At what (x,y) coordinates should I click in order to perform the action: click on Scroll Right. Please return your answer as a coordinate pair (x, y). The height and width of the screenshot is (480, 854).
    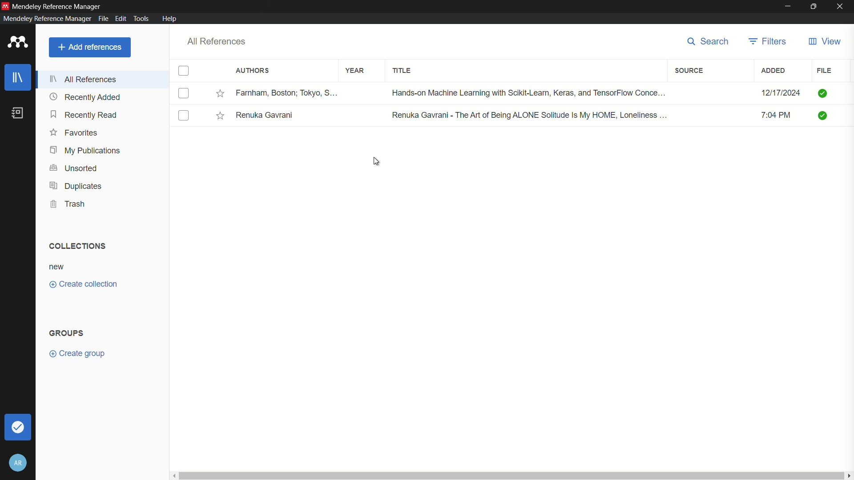
    Looking at the image, I should click on (849, 475).